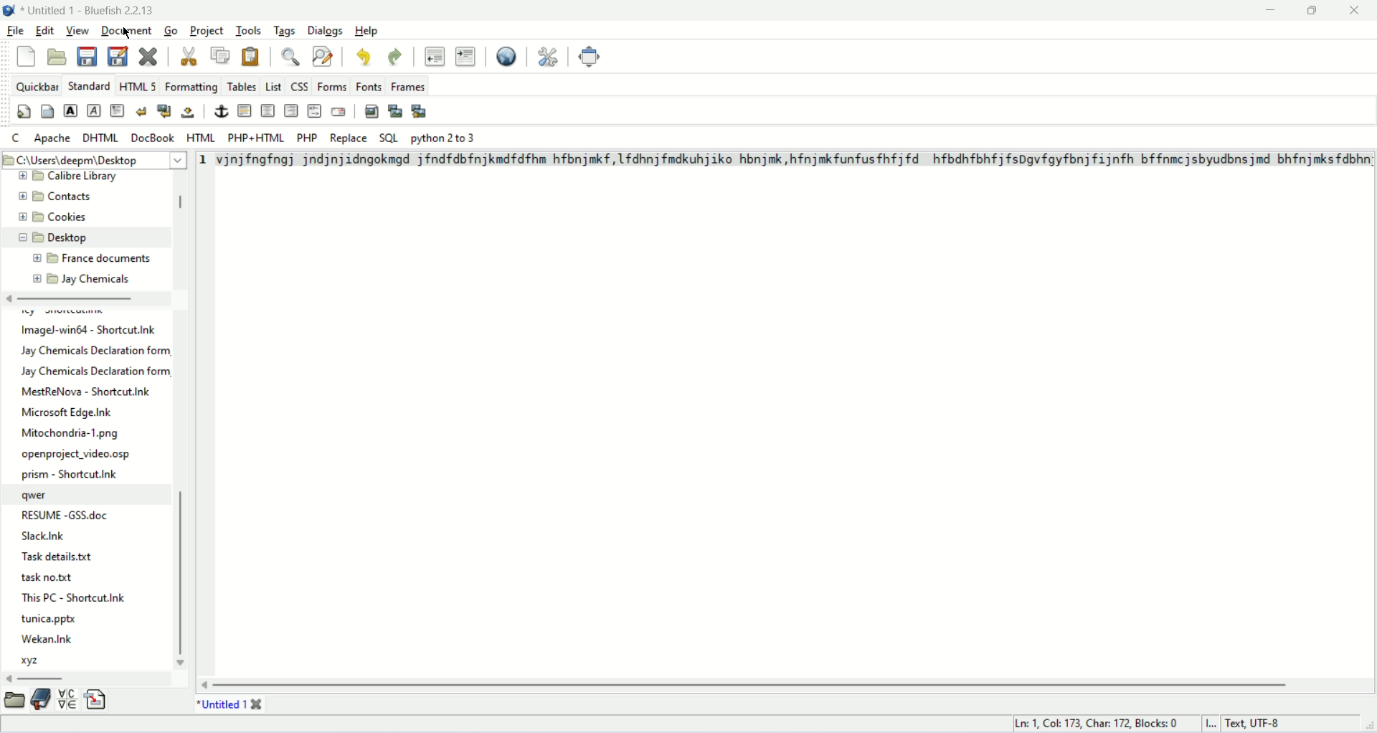 This screenshot has width=1377, height=733. I want to click on frames, so click(409, 88).